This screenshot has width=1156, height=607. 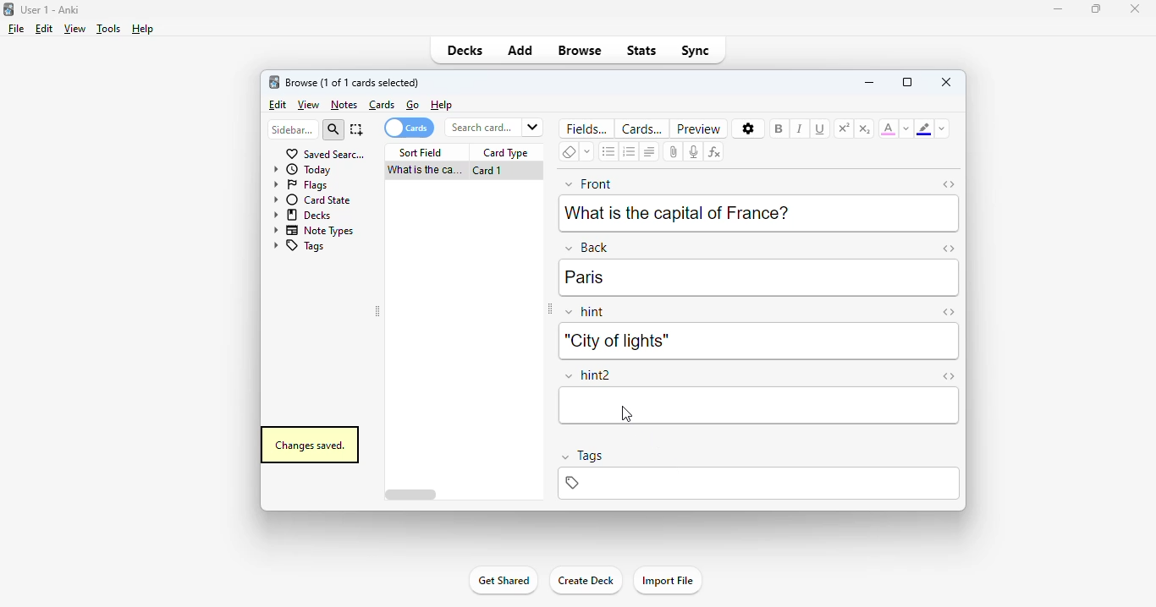 What do you see at coordinates (949, 248) in the screenshot?
I see `toggle HTML editor` at bounding box center [949, 248].